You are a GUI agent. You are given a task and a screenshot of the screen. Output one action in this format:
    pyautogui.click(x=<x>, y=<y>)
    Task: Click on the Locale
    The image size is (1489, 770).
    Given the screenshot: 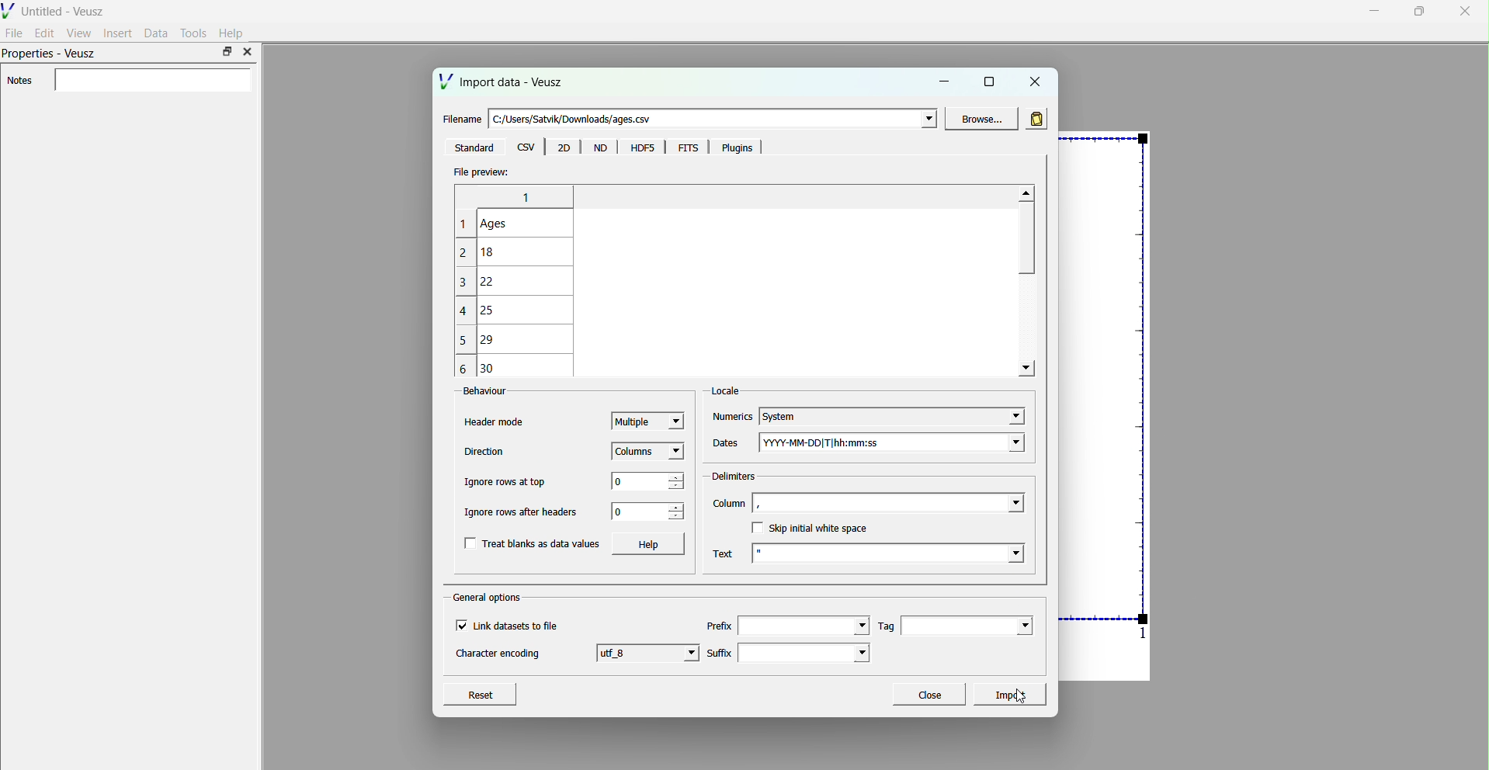 What is the action you would take?
    pyautogui.click(x=725, y=391)
    